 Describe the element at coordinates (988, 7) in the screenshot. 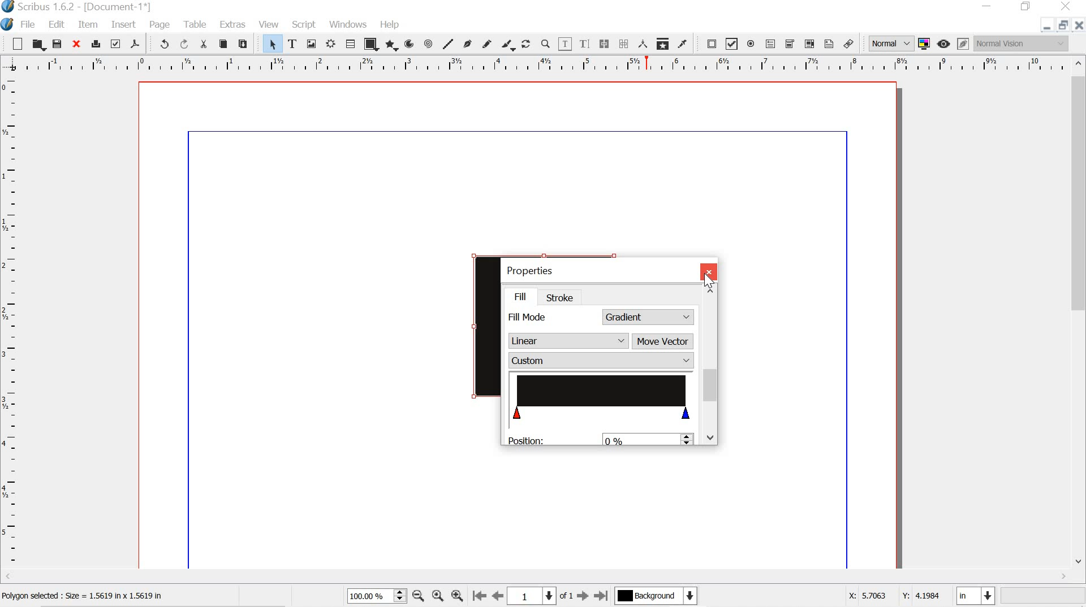

I see `minimize` at that location.